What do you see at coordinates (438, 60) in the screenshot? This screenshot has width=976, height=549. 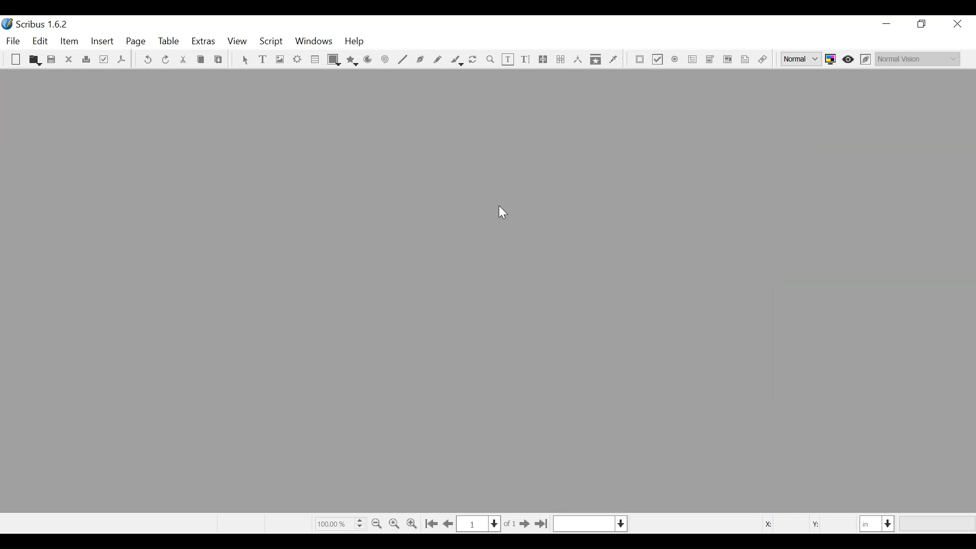 I see `Freehand line` at bounding box center [438, 60].